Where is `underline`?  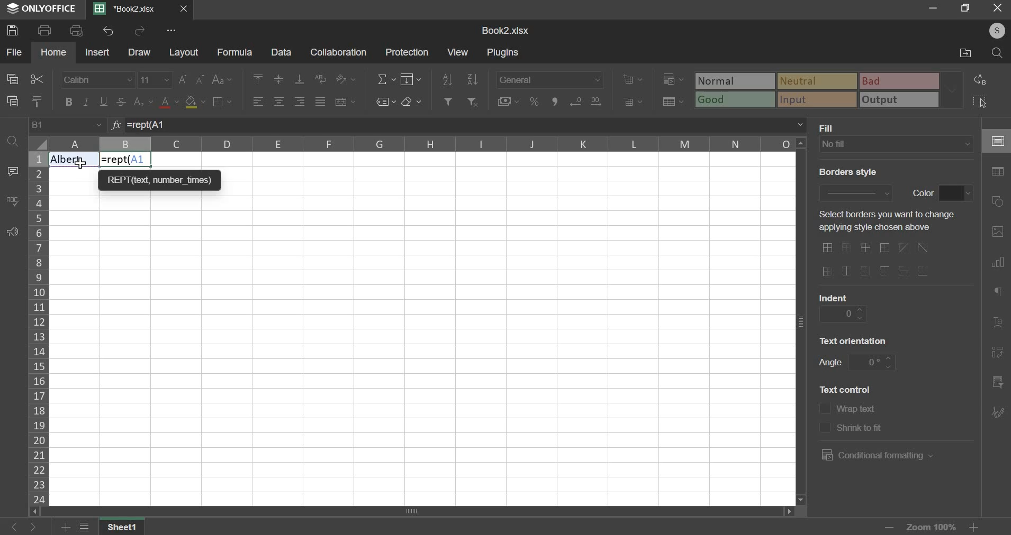
underline is located at coordinates (104, 100).